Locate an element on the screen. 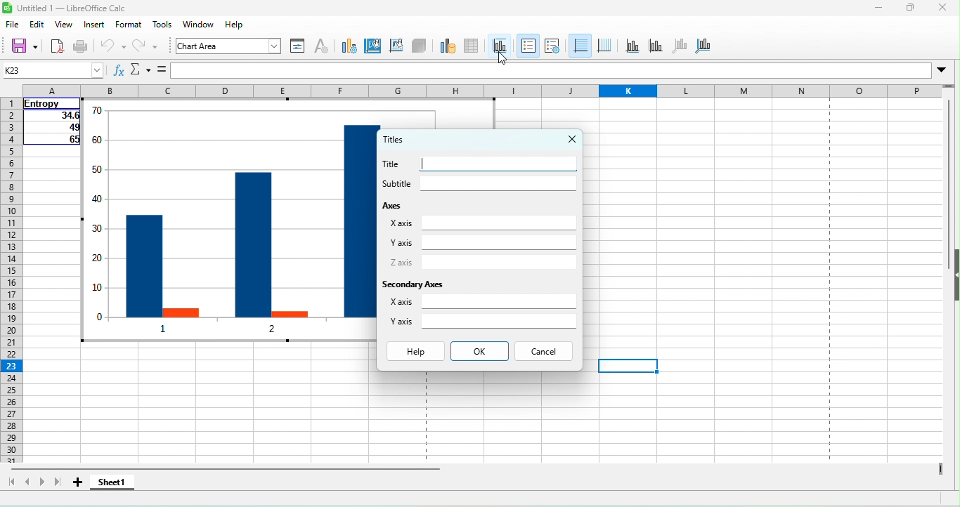 The width and height of the screenshot is (960, 507). function wizard is located at coordinates (119, 71).